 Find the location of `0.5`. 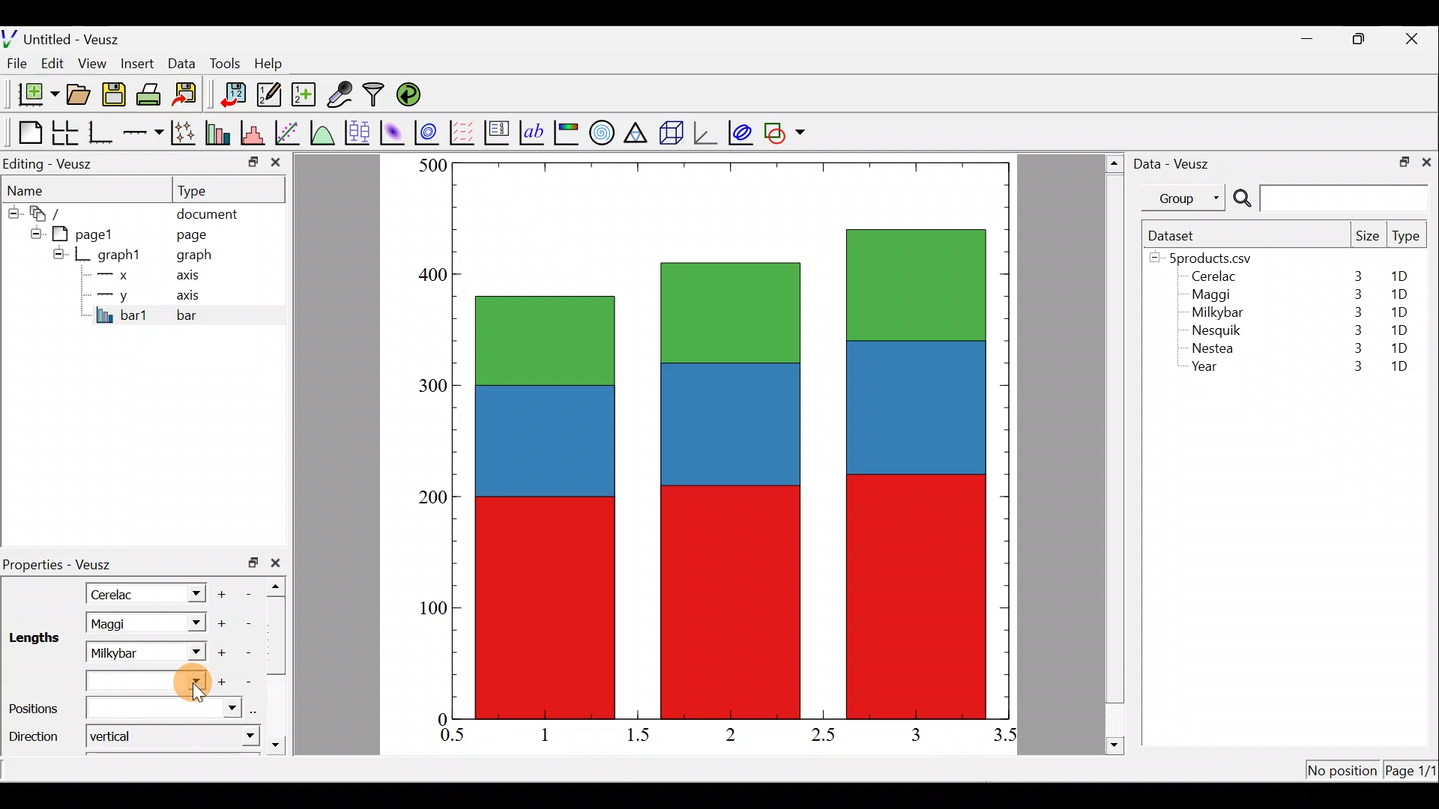

0.5 is located at coordinates (453, 737).